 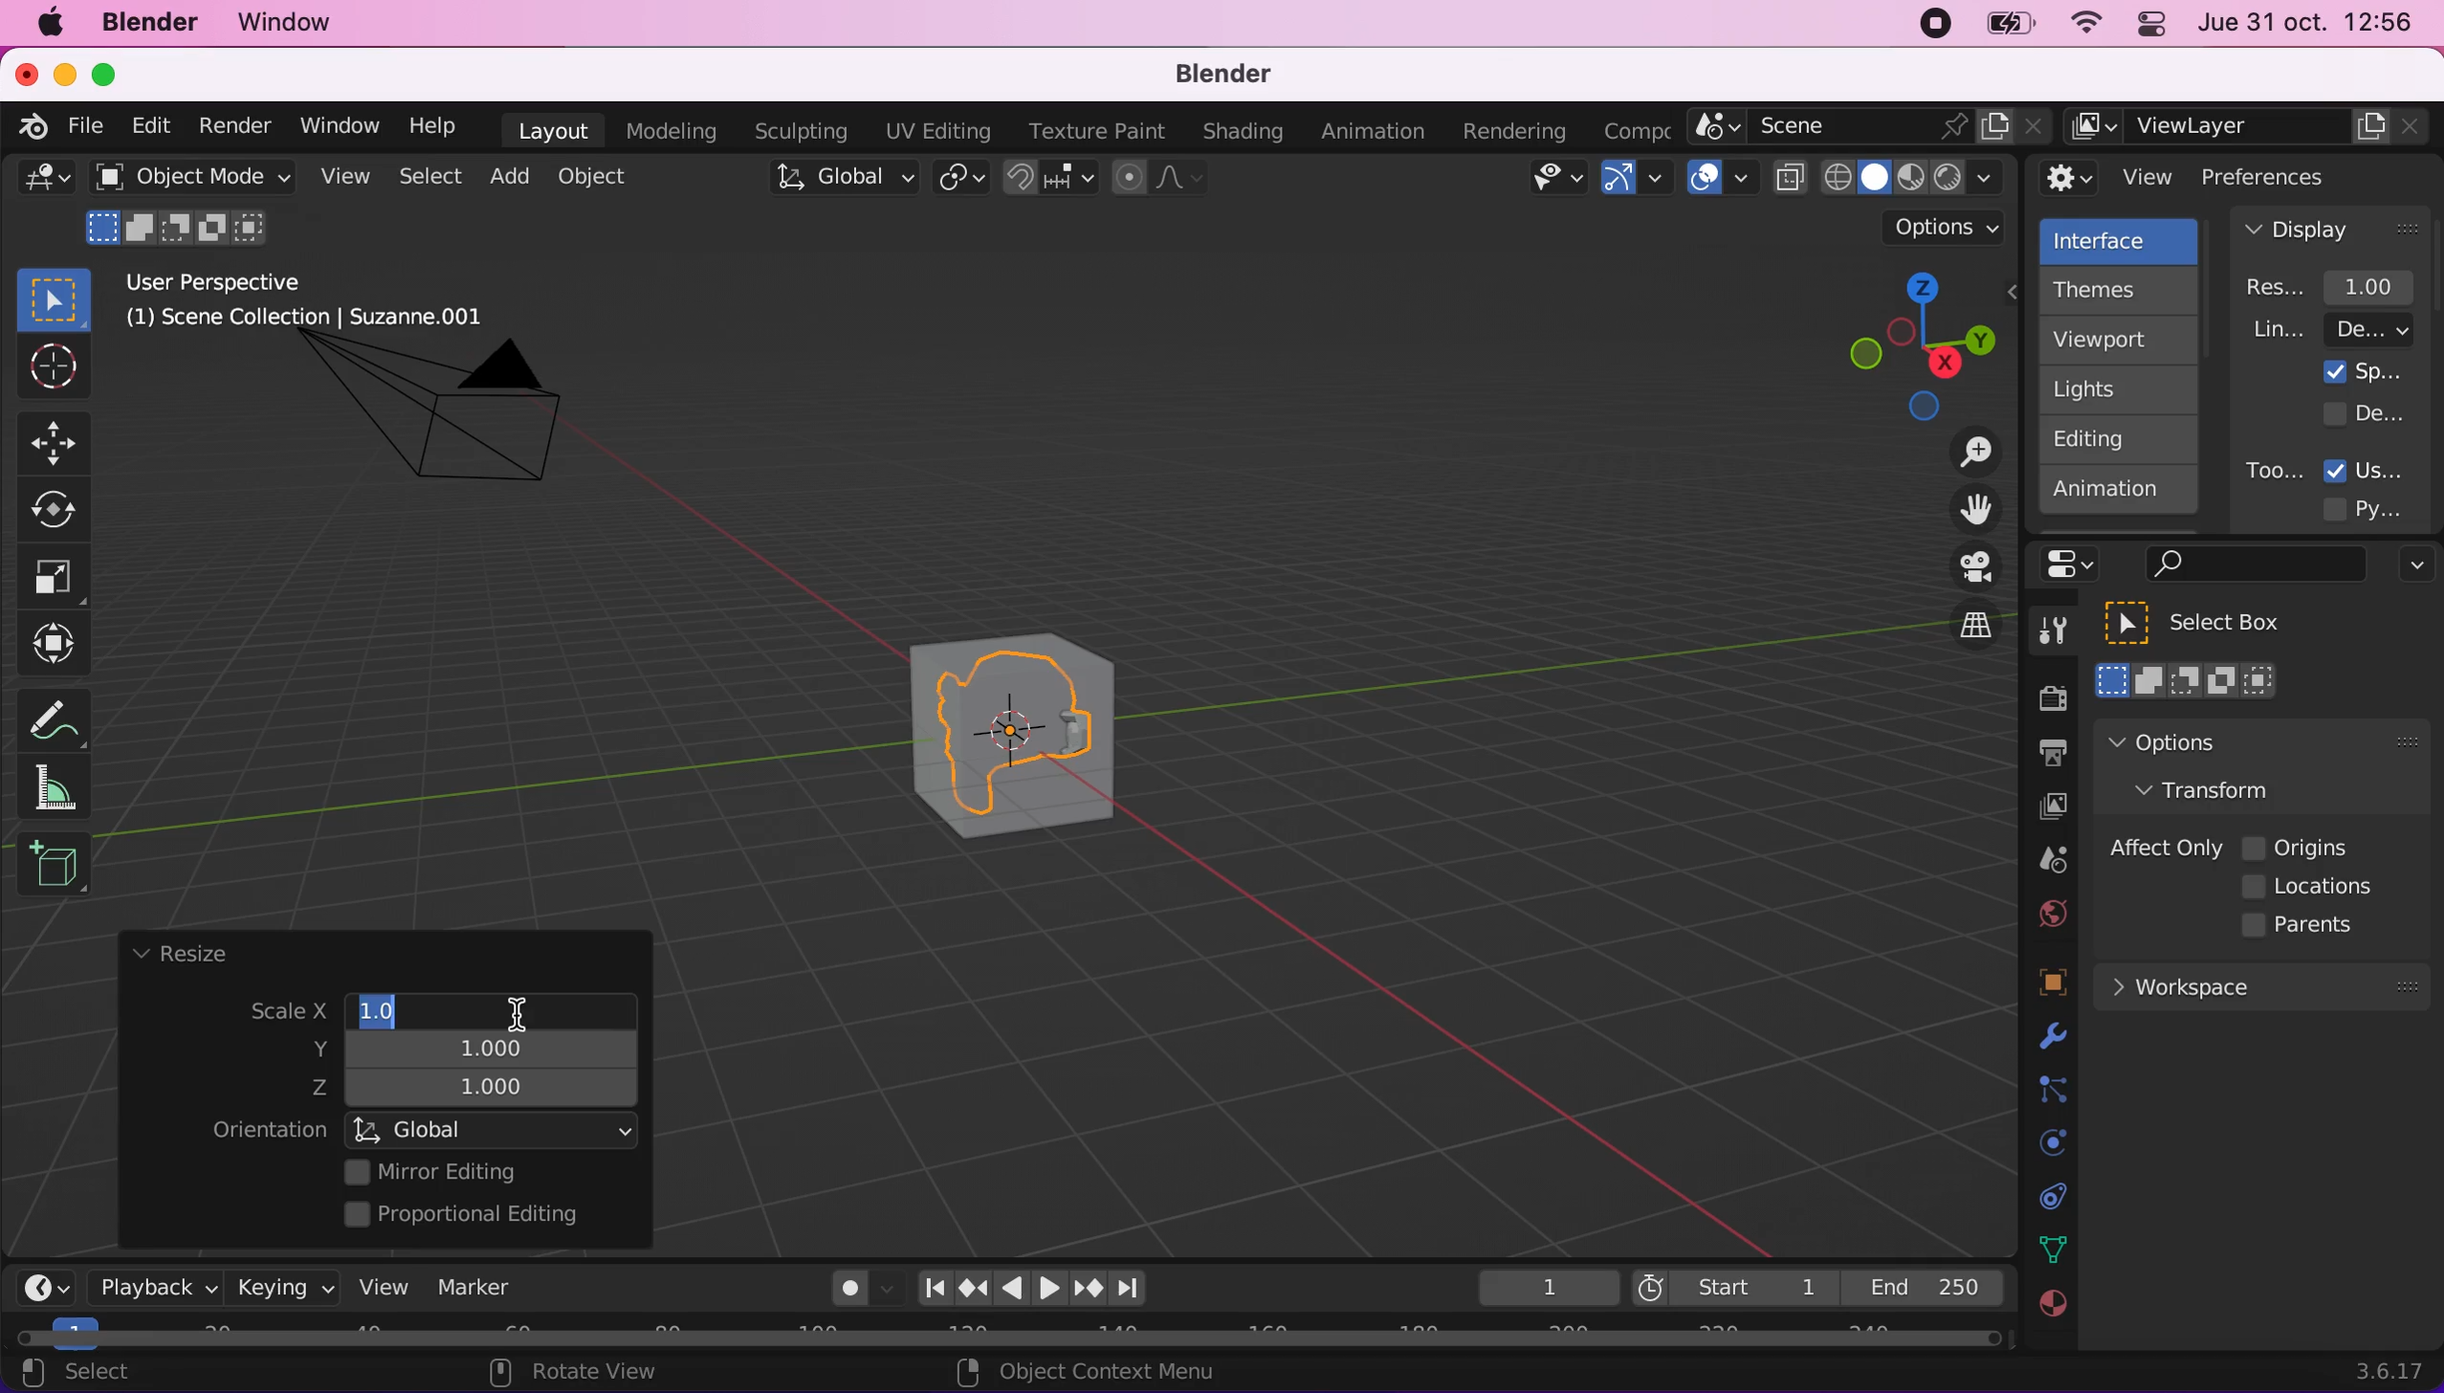 I want to click on select, so click(x=97, y=1374).